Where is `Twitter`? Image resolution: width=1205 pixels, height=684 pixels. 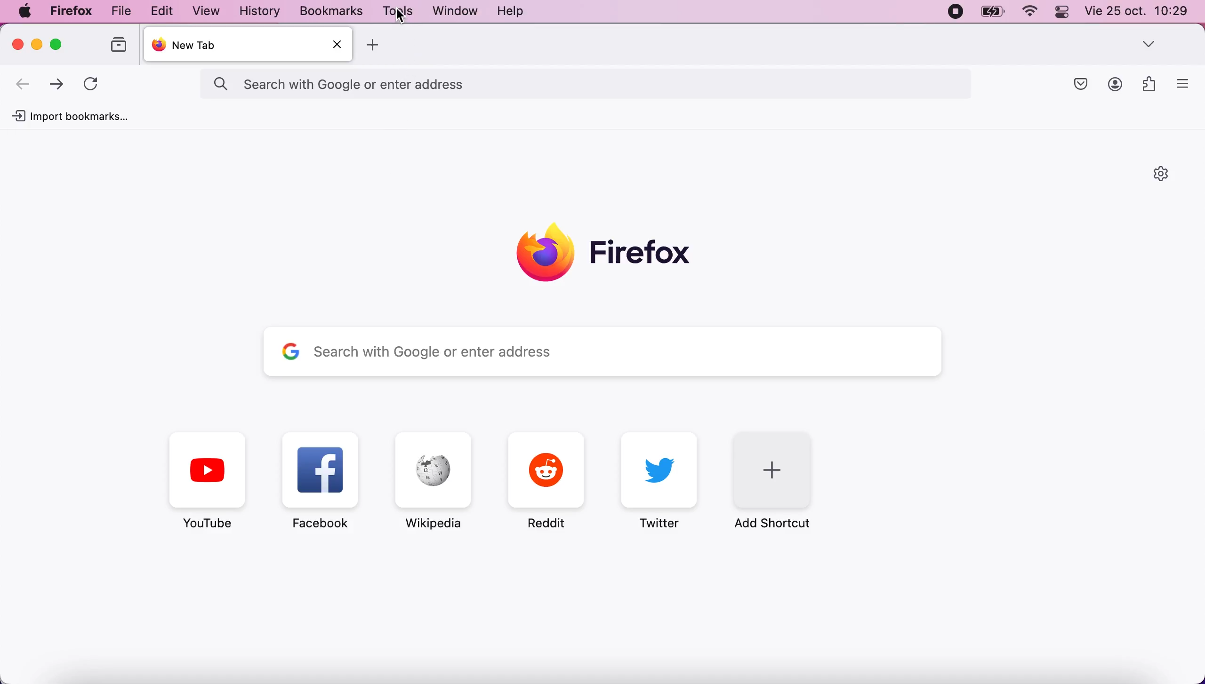
Twitter is located at coordinates (660, 480).